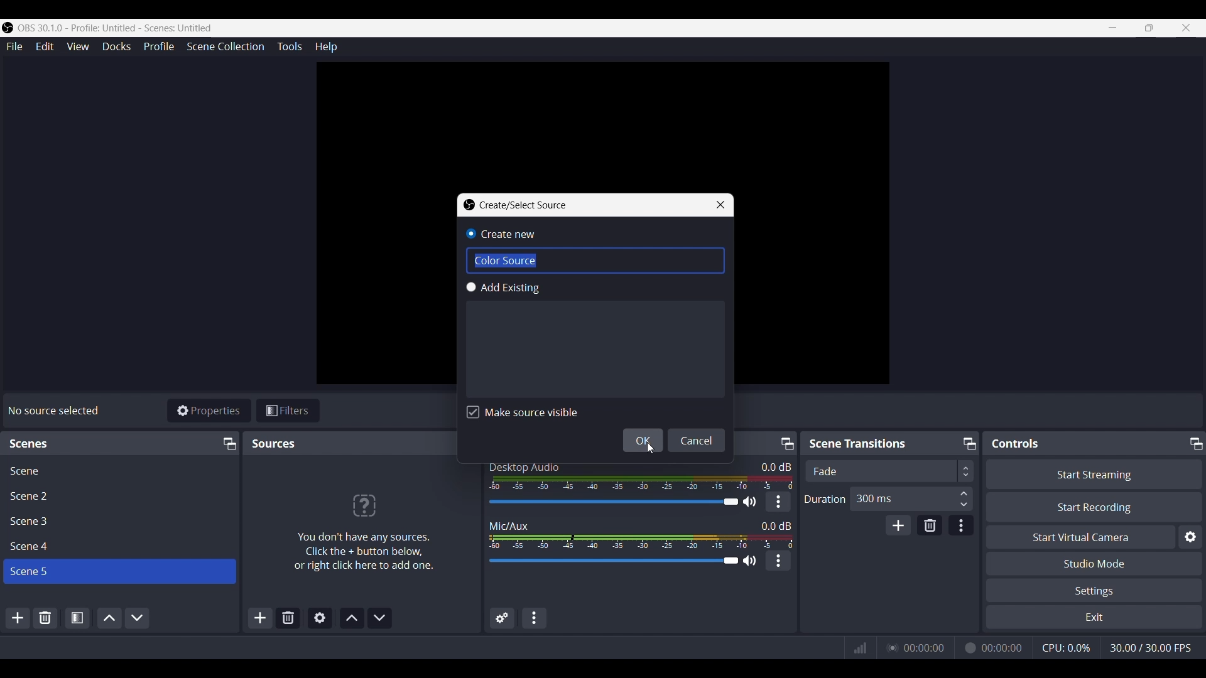 The width and height of the screenshot is (1206, 678). What do you see at coordinates (116, 46) in the screenshot?
I see `Docks` at bounding box center [116, 46].